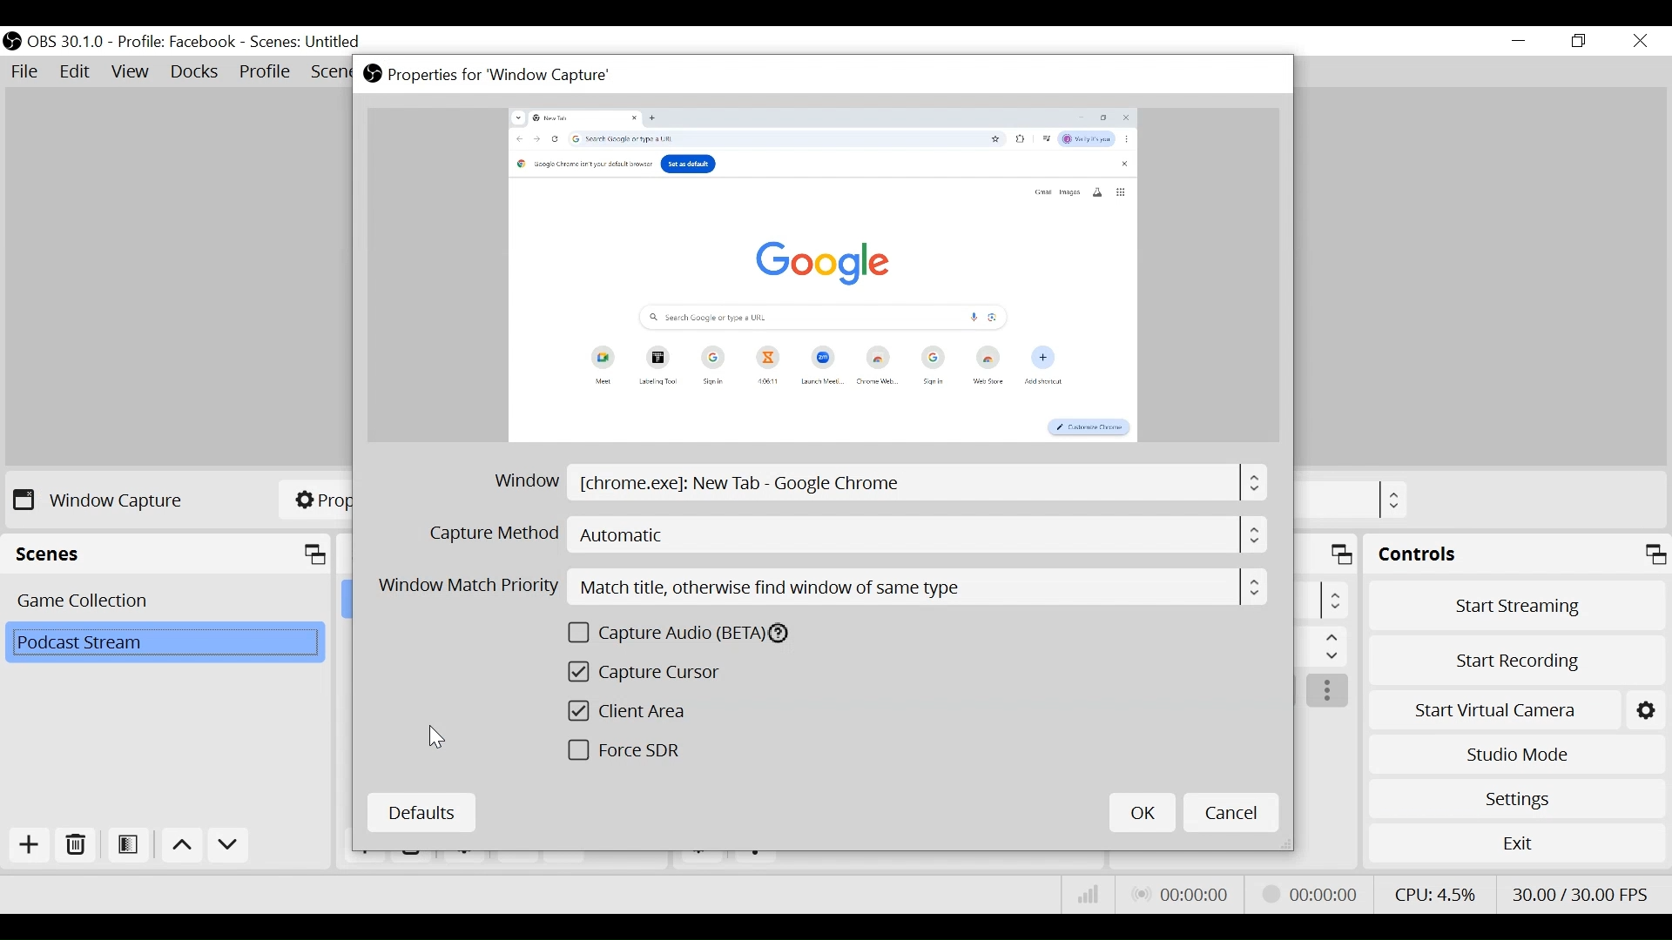 This screenshot has width=1672, height=940. Describe the element at coordinates (1581, 42) in the screenshot. I see `Restore` at that location.